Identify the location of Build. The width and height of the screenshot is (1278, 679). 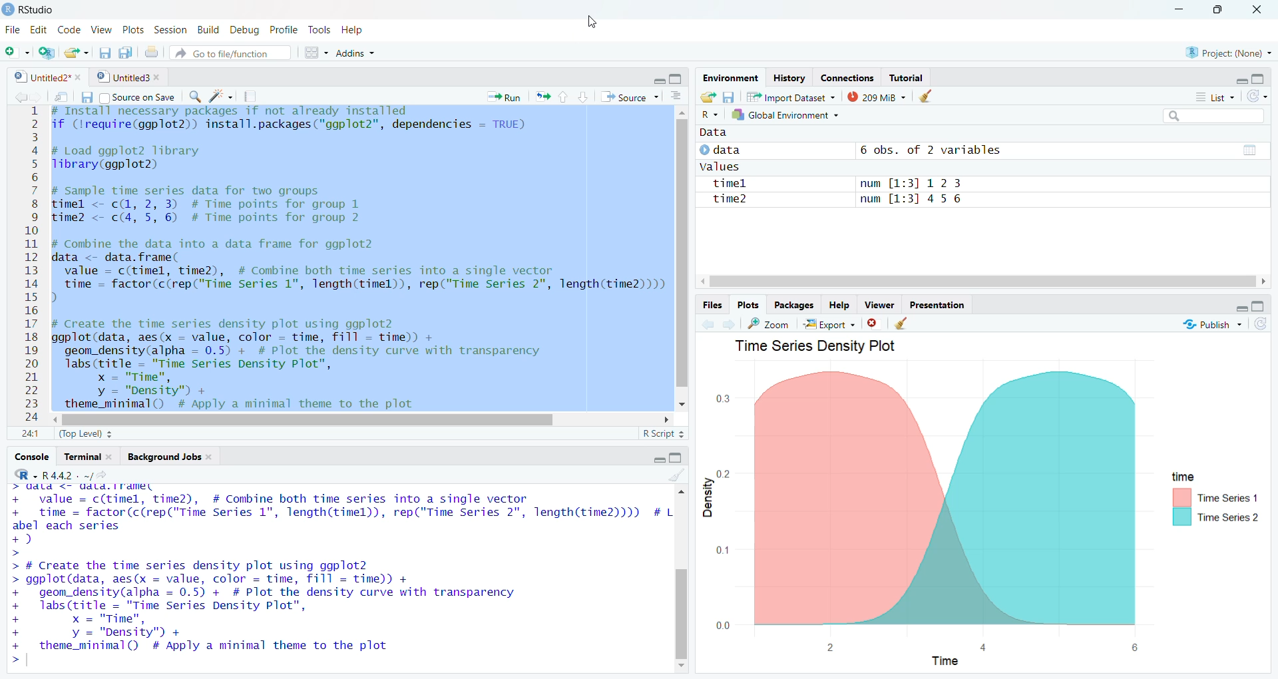
(207, 30).